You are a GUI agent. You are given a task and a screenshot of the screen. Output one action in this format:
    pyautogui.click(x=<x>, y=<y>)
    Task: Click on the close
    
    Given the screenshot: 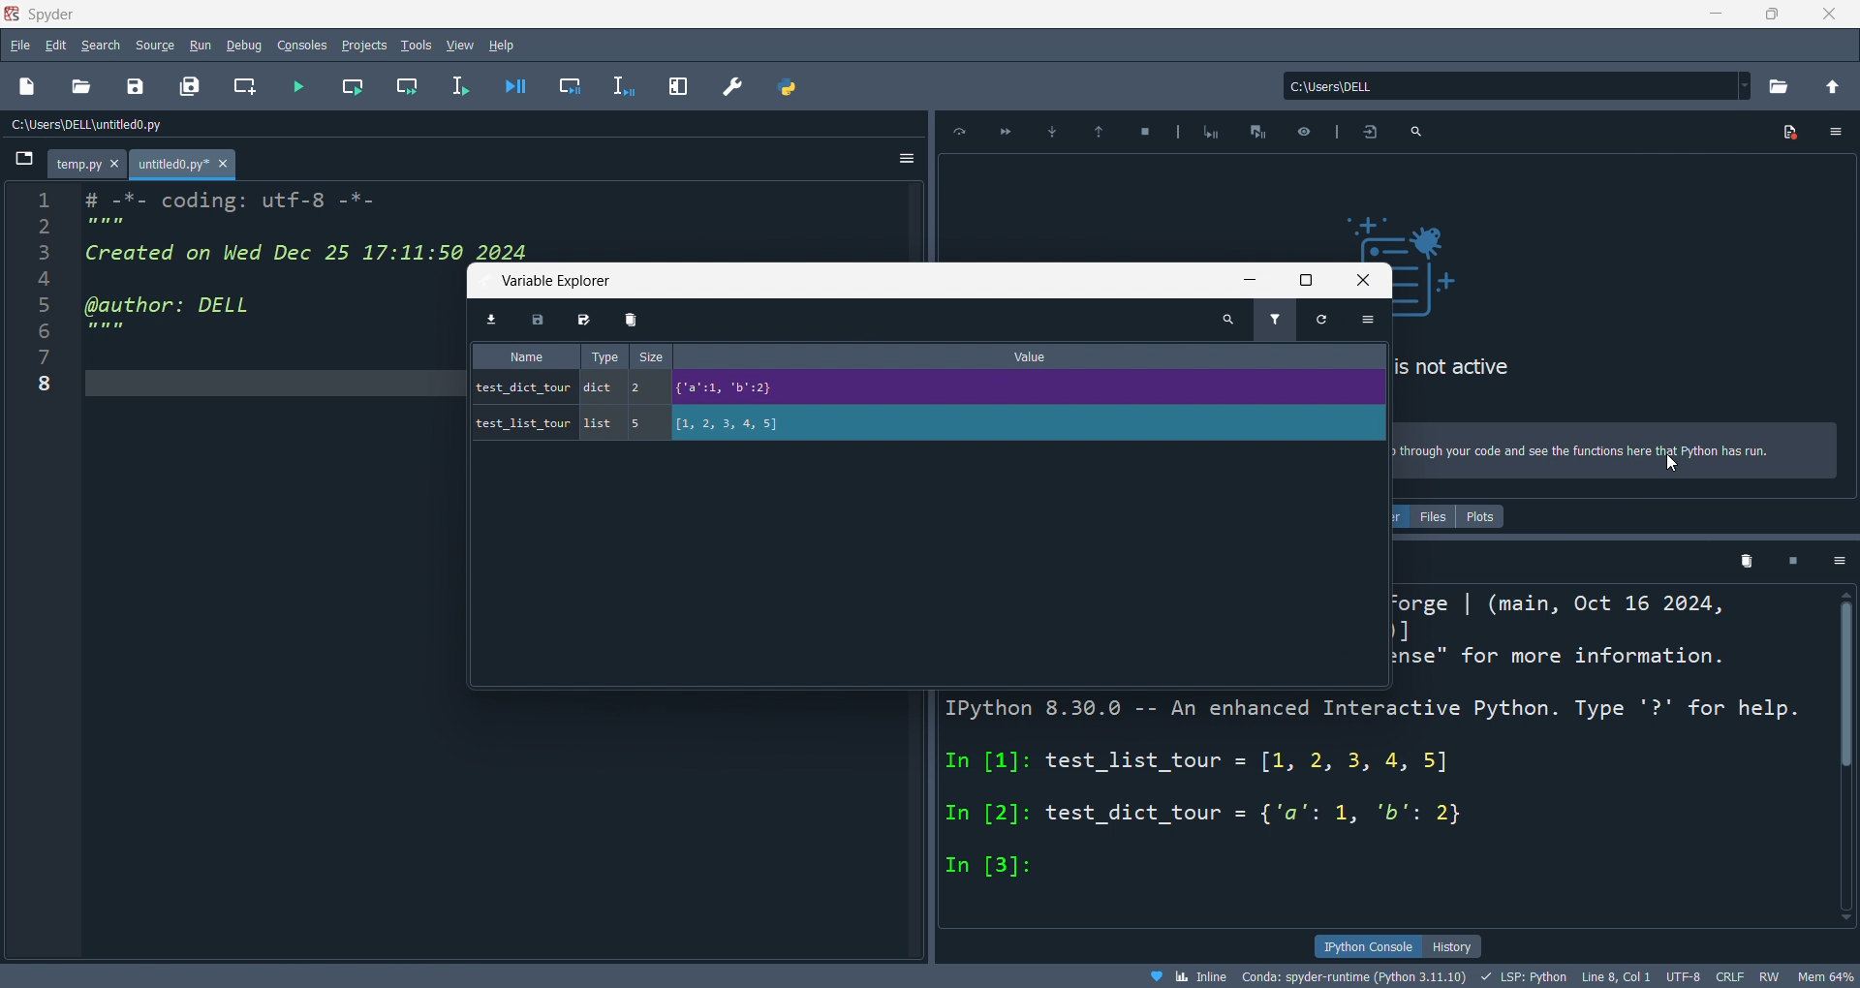 What is the action you would take?
    pyautogui.click(x=1362, y=281)
    